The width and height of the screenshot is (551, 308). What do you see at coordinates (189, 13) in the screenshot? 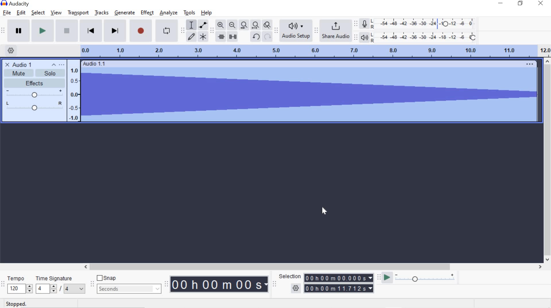
I see `tools` at bounding box center [189, 13].